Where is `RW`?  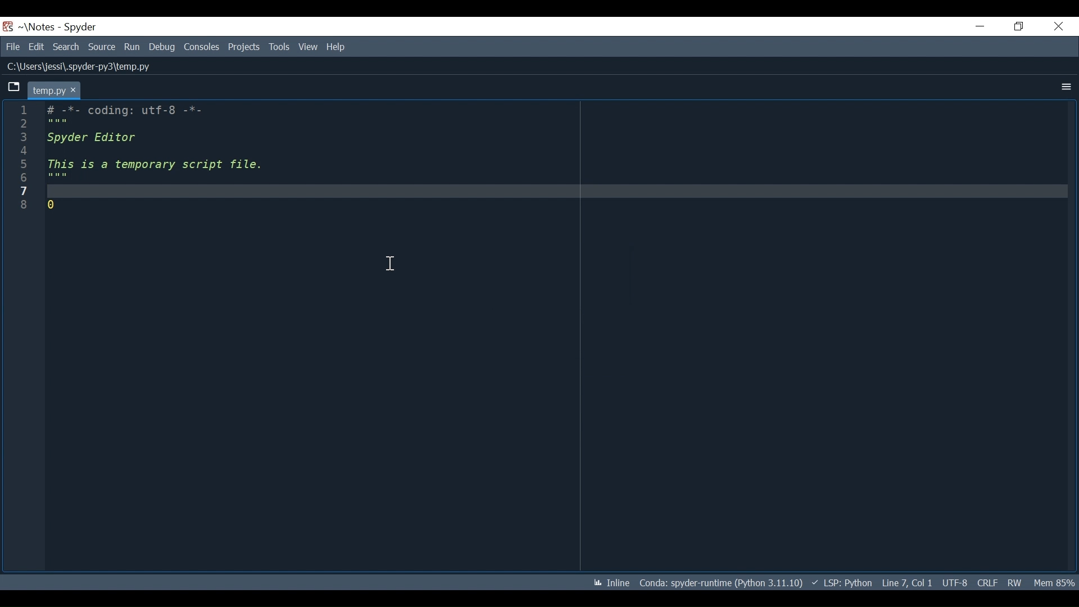 RW is located at coordinates (1016, 582).